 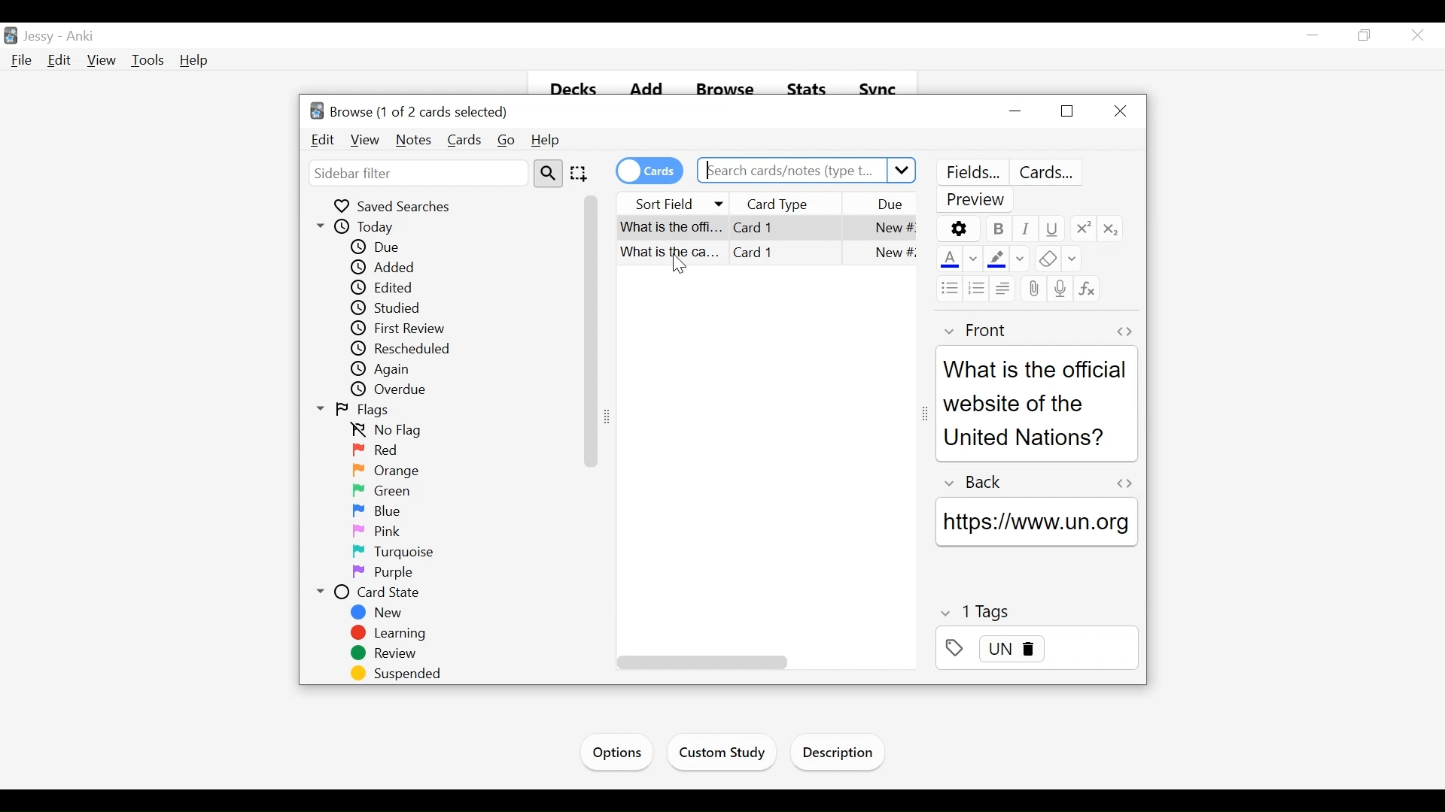 I want to click on Back Field, so click(x=1039, y=523).